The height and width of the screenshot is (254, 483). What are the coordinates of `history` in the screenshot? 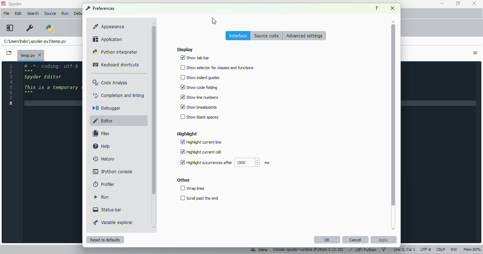 It's located at (104, 159).